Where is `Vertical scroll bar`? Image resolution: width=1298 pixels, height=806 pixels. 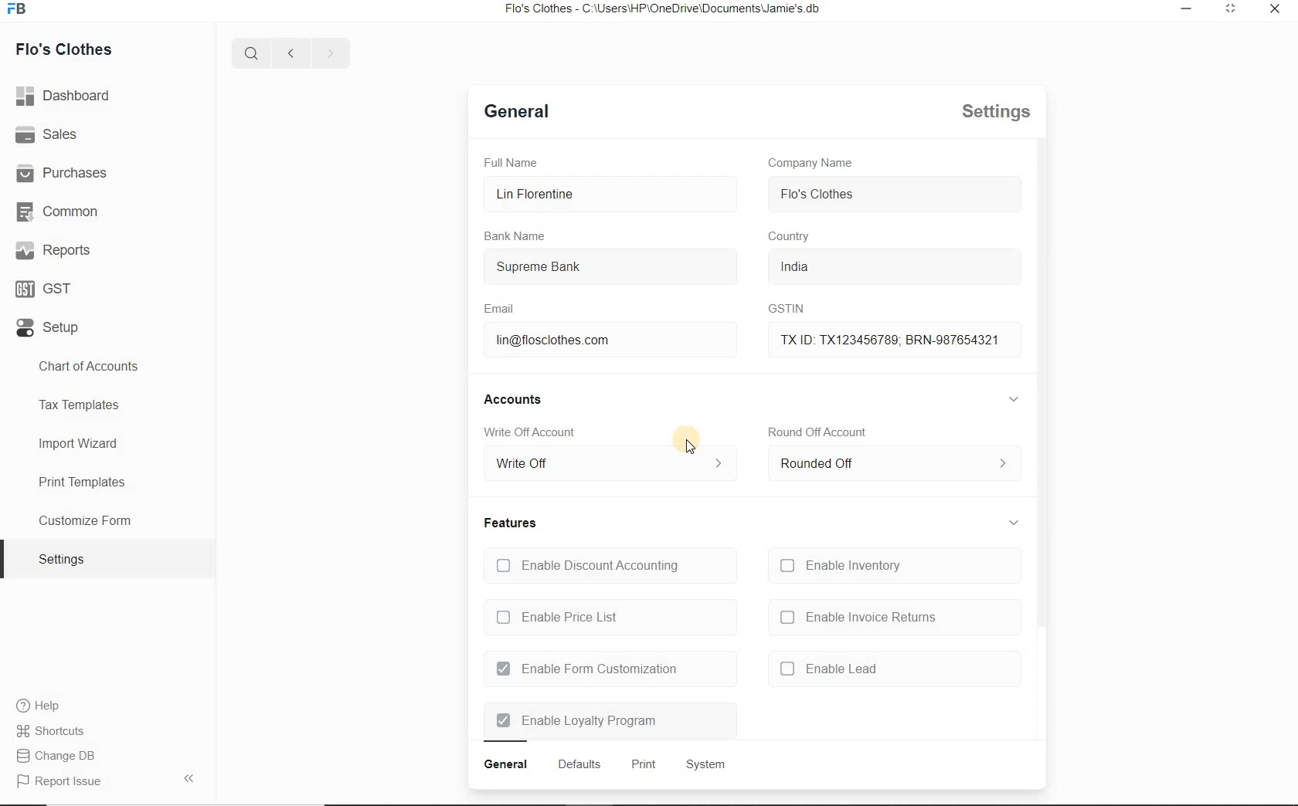 Vertical scroll bar is located at coordinates (1039, 382).